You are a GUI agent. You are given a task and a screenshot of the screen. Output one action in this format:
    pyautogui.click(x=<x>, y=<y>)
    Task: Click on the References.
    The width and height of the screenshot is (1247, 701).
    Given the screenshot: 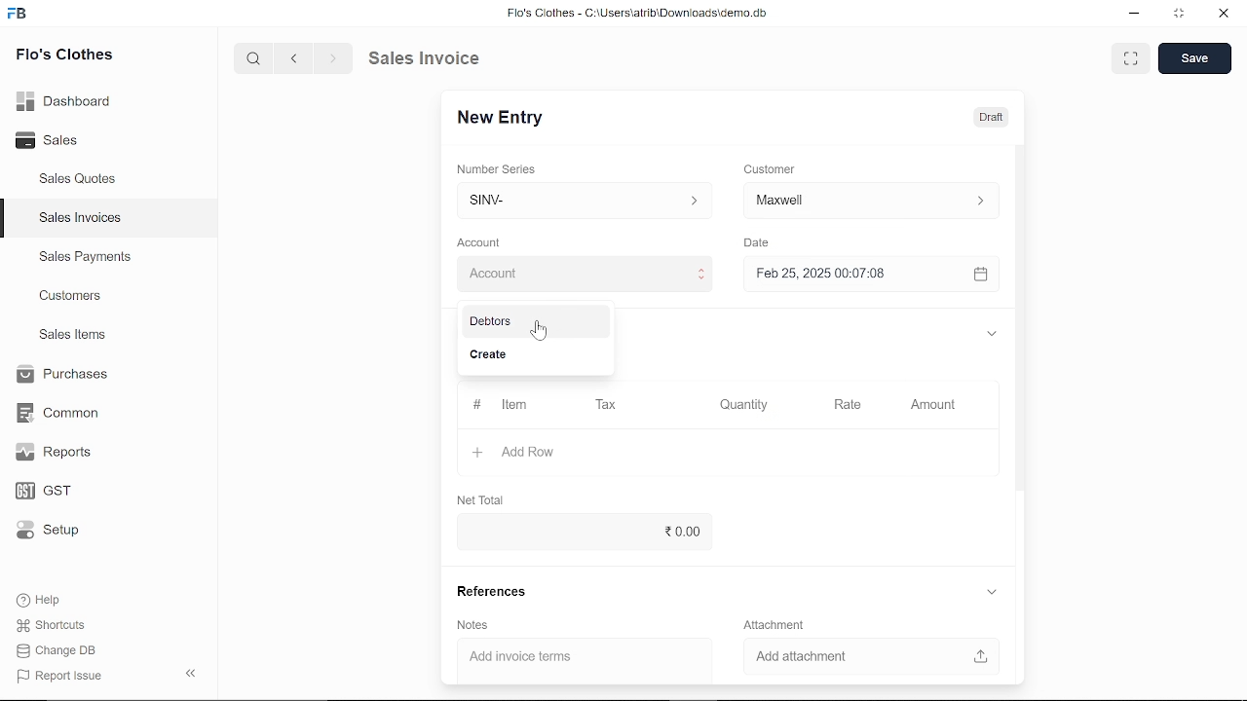 What is the action you would take?
    pyautogui.click(x=493, y=594)
    